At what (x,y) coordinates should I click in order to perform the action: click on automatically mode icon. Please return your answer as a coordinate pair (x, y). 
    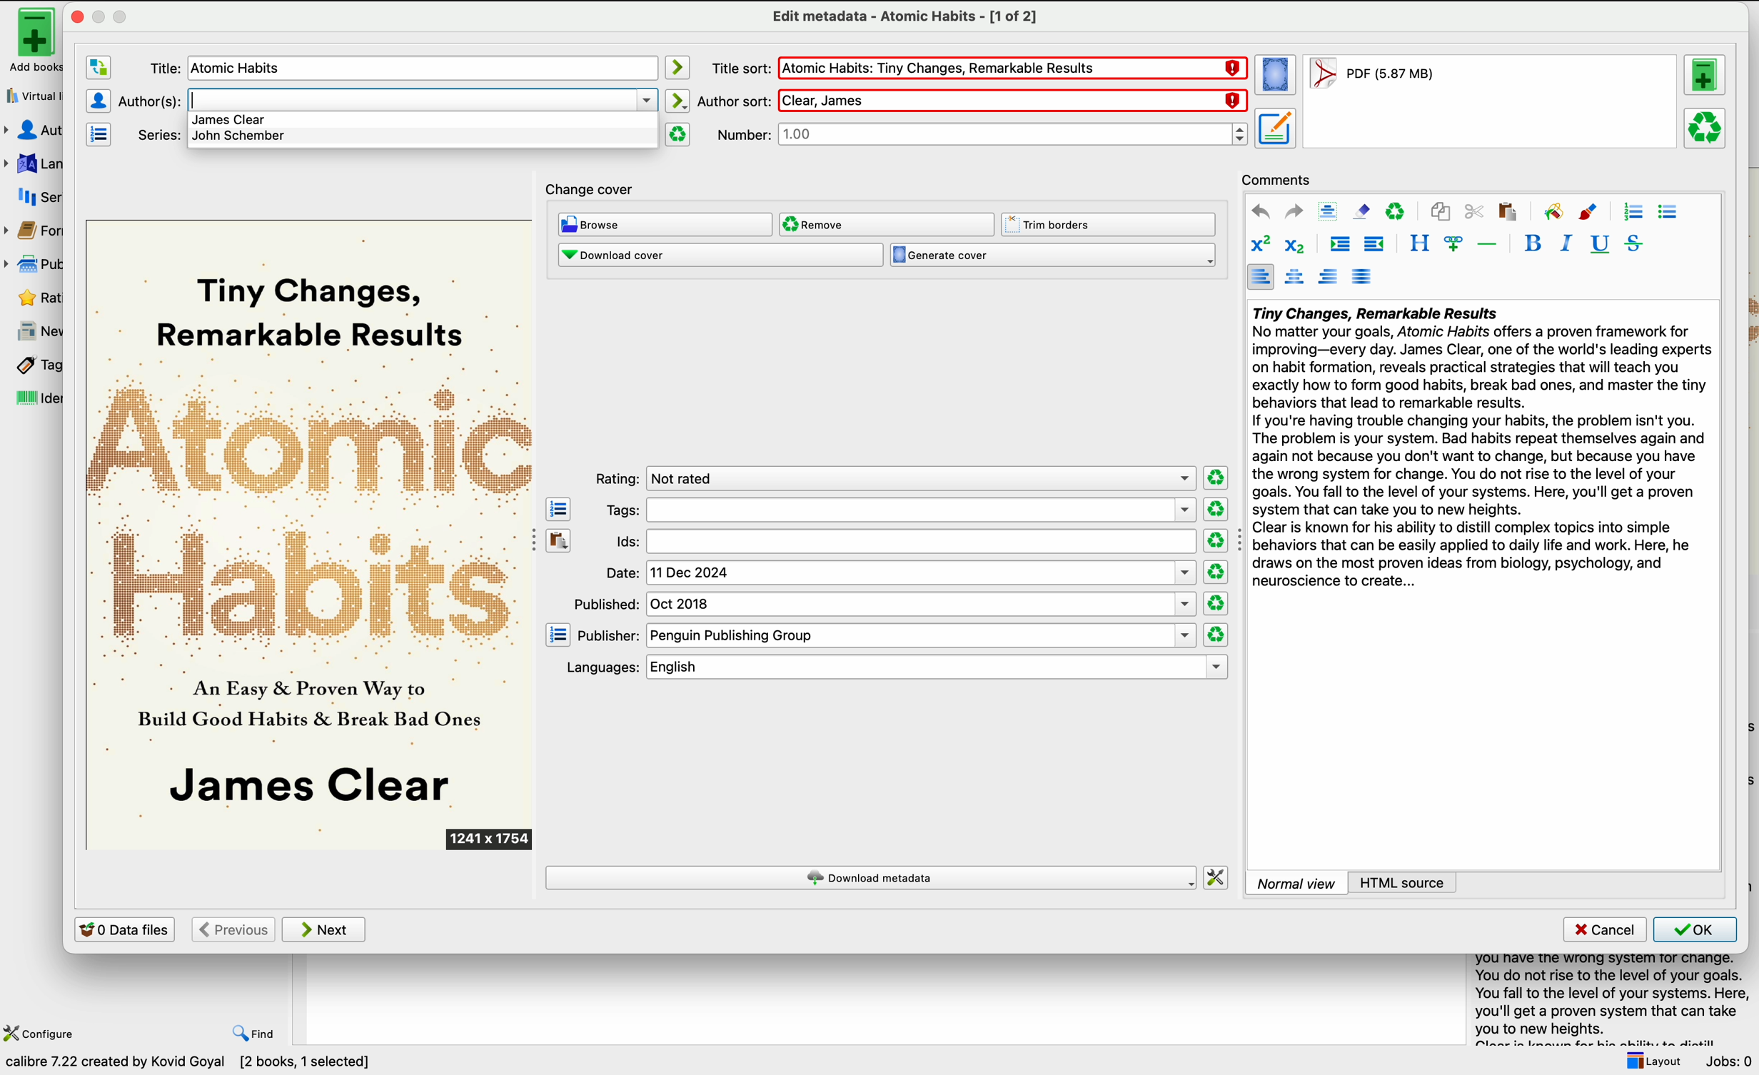
    Looking at the image, I should click on (680, 101).